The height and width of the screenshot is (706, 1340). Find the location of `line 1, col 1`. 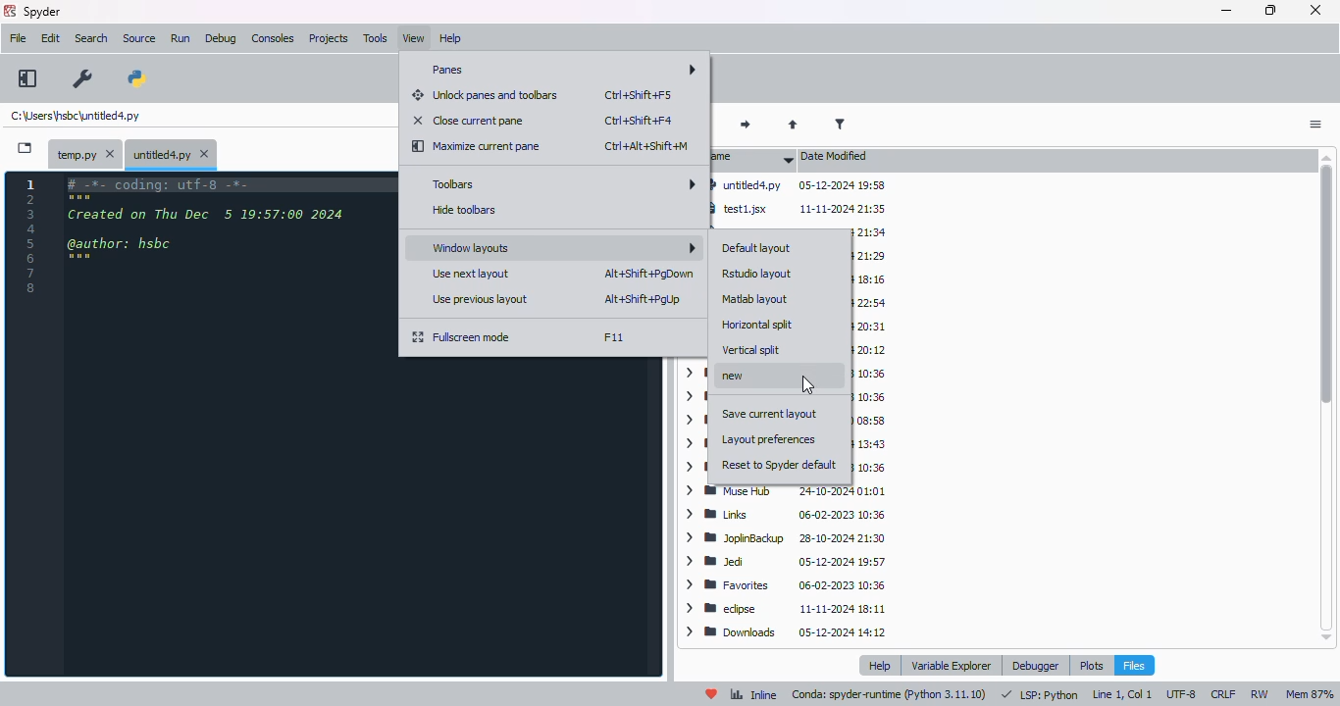

line 1, col 1 is located at coordinates (1122, 694).